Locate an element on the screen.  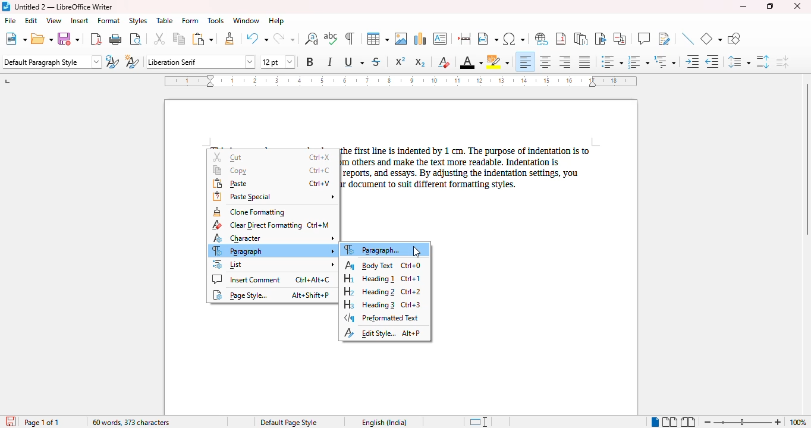
justified is located at coordinates (585, 61).